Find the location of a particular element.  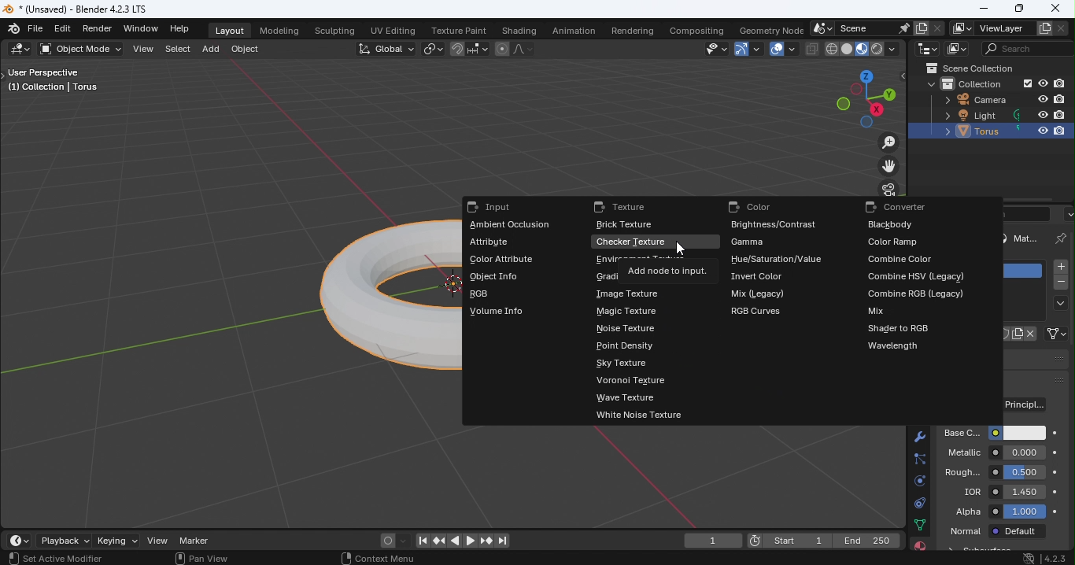

Options is located at coordinates (1068, 213).